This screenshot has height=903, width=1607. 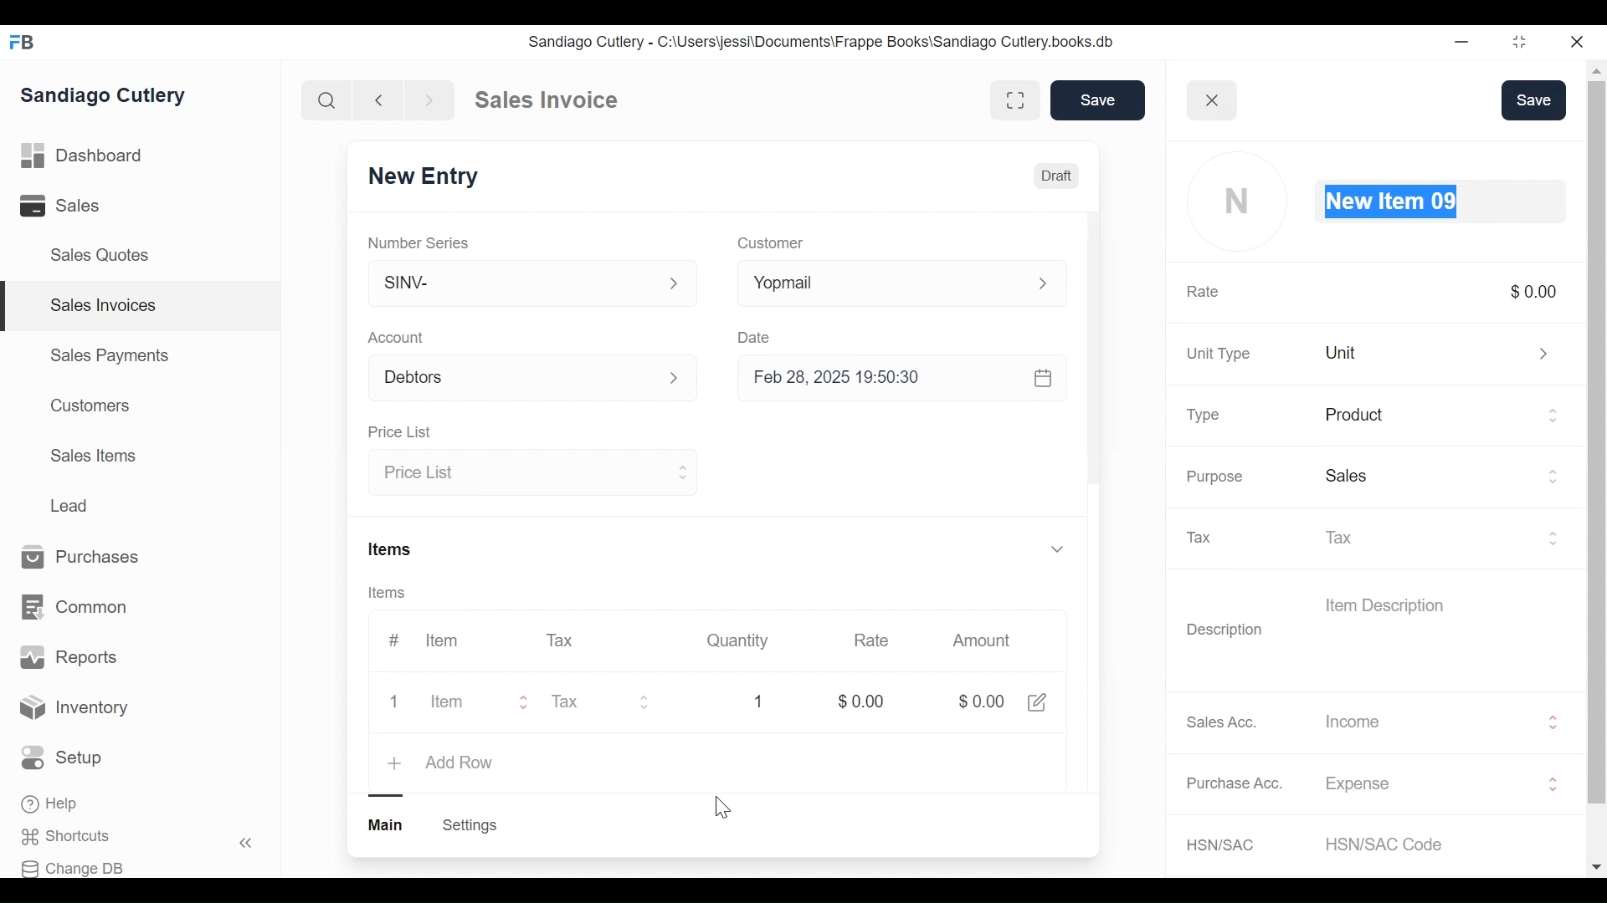 What do you see at coordinates (23, 42) in the screenshot?
I see `FB logo` at bounding box center [23, 42].